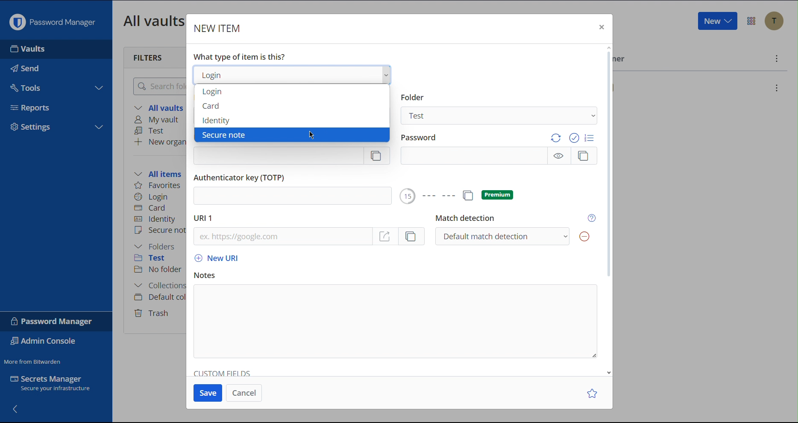 Image resolution: width=798 pixels, height=423 pixels. What do you see at coordinates (209, 392) in the screenshot?
I see `Save` at bounding box center [209, 392].